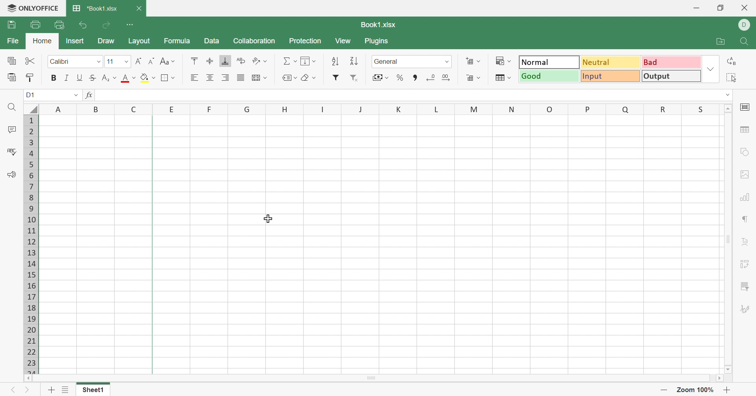  What do you see at coordinates (728, 239) in the screenshot?
I see `Scroll Bar` at bounding box center [728, 239].